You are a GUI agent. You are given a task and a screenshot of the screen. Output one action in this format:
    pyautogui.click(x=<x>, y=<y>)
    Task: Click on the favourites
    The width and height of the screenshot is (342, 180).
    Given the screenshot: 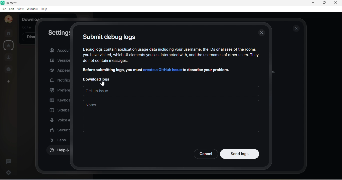 What is the action you would take?
    pyautogui.click(x=10, y=46)
    